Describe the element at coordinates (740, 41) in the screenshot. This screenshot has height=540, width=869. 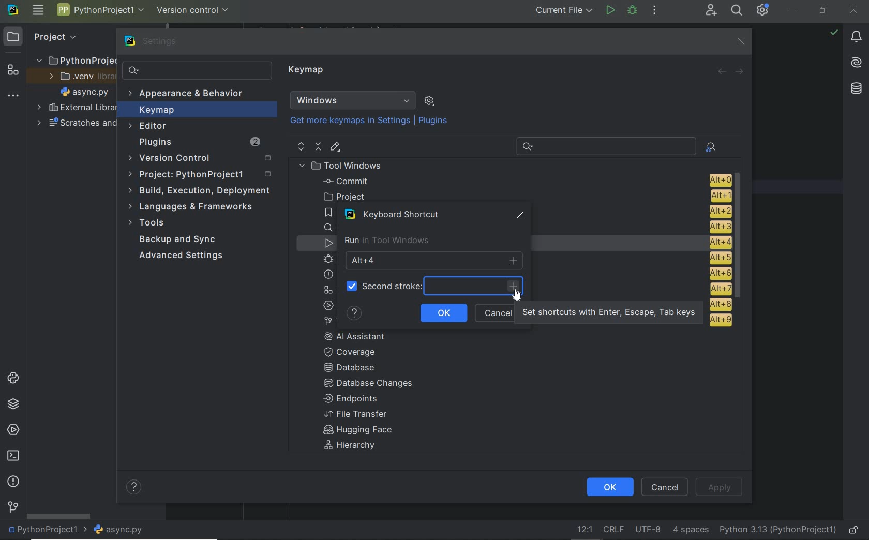
I see `close` at that location.